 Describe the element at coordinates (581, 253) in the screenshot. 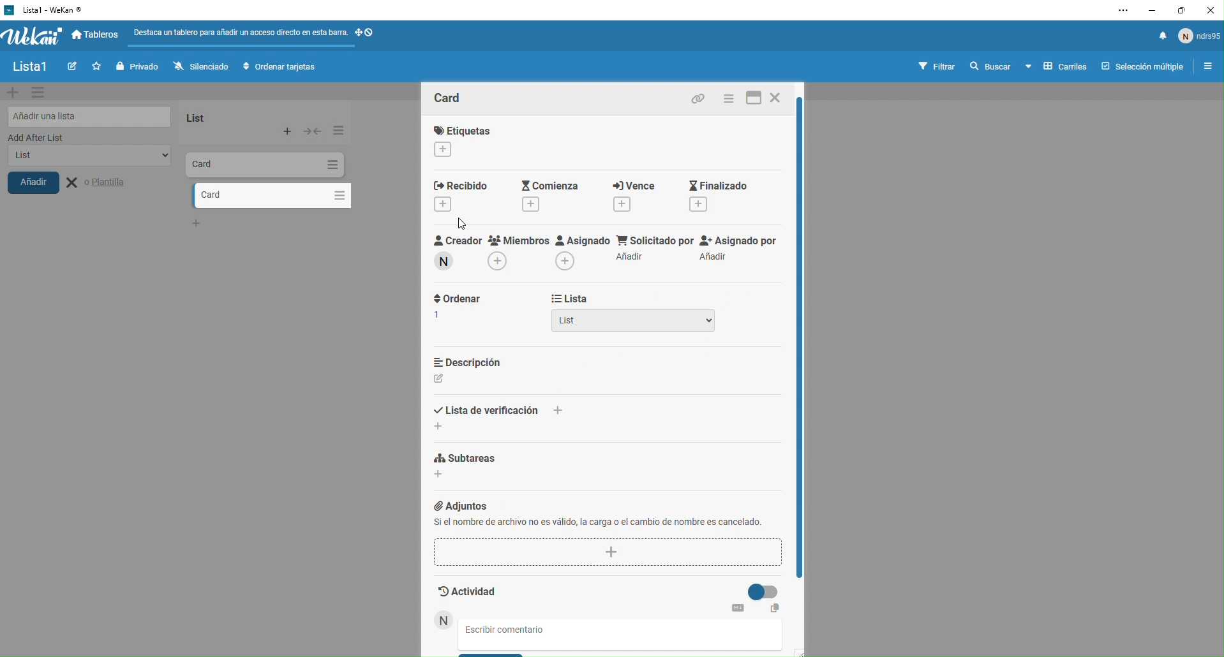

I see `asignado` at that location.